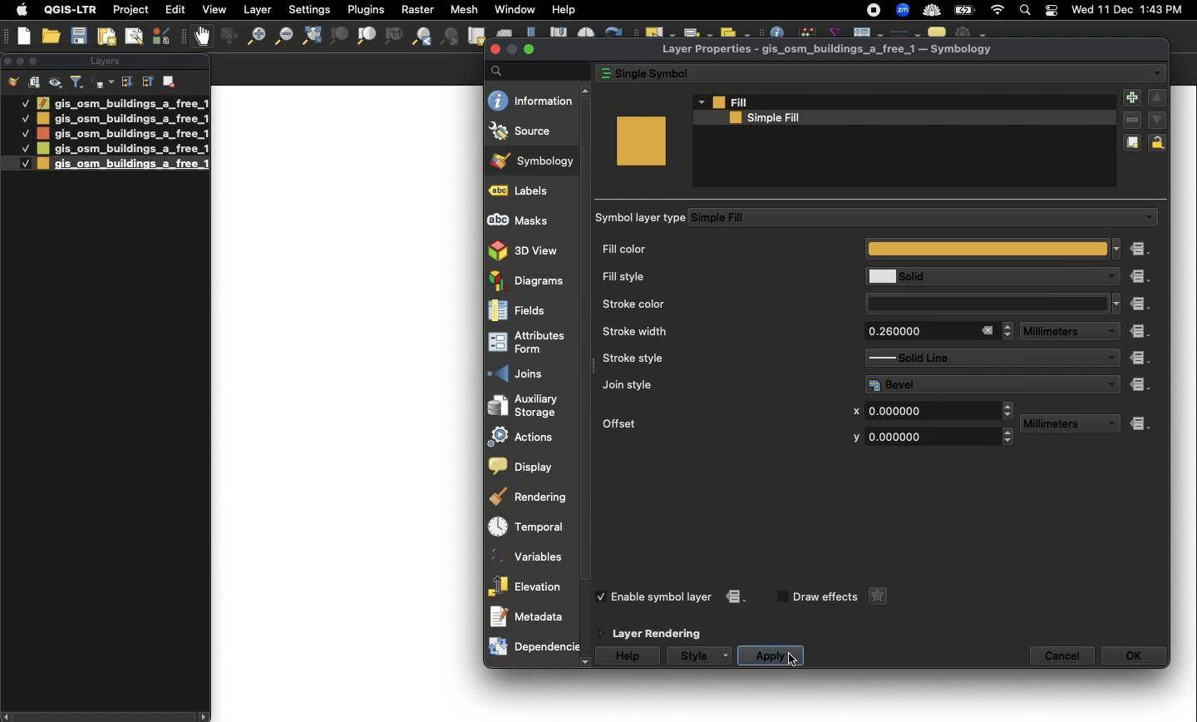  I want to click on Drop down, so click(1148, 218).